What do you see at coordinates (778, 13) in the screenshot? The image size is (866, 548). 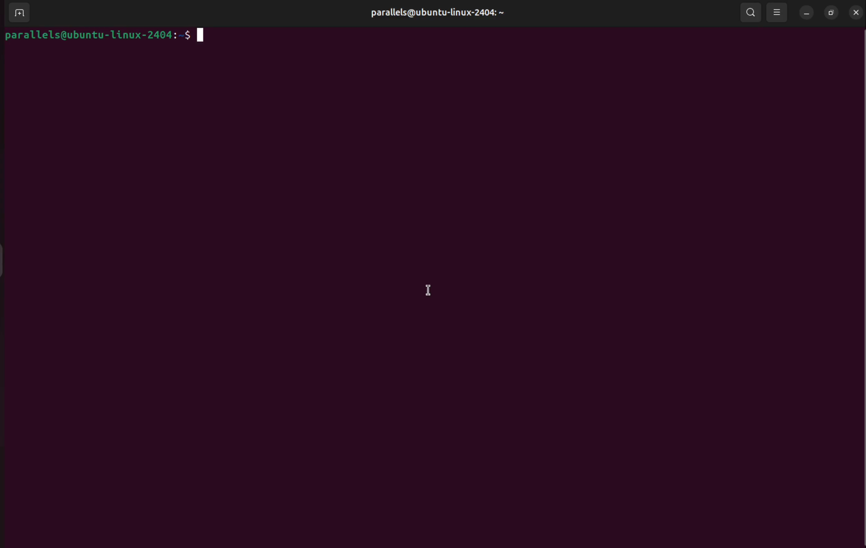 I see `view option` at bounding box center [778, 13].